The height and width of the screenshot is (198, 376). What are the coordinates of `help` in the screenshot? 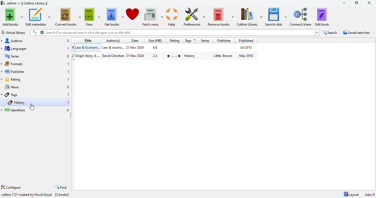 It's located at (172, 17).